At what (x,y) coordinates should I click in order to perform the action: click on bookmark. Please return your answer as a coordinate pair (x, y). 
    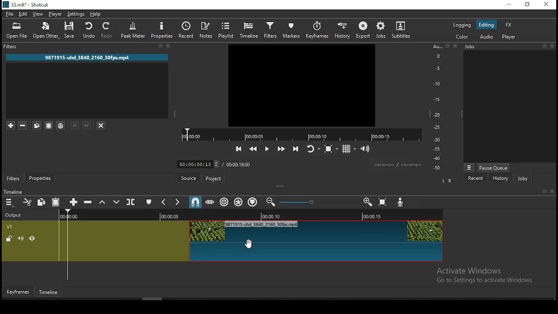
    Looking at the image, I should click on (446, 46).